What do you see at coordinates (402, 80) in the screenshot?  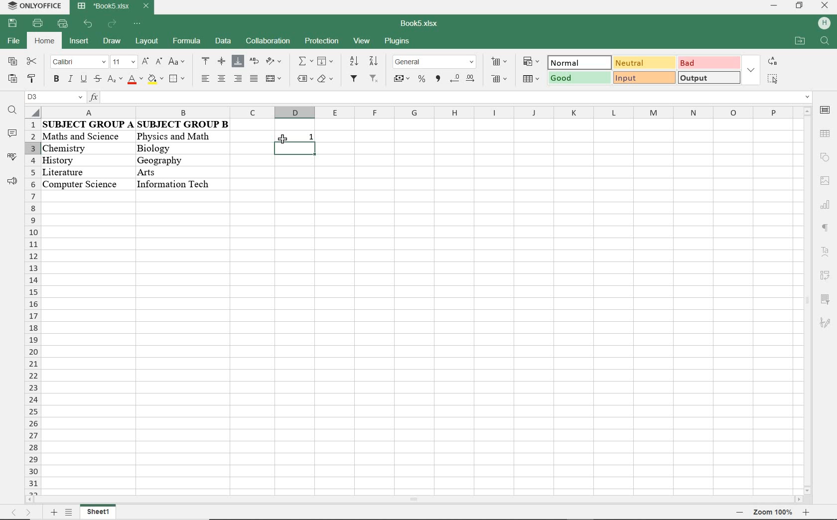 I see `accounting style` at bounding box center [402, 80].